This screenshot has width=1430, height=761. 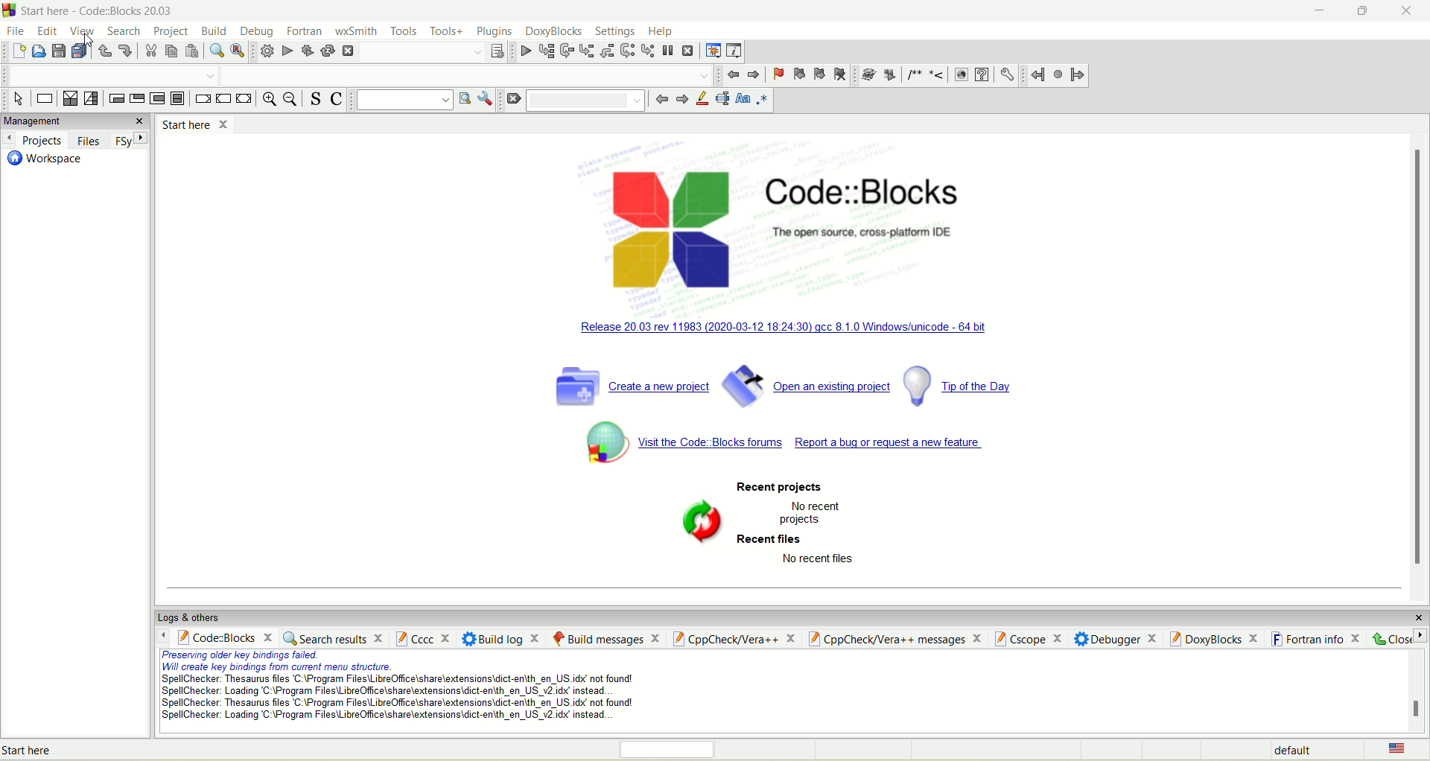 I want to click on save everything, so click(x=80, y=52).